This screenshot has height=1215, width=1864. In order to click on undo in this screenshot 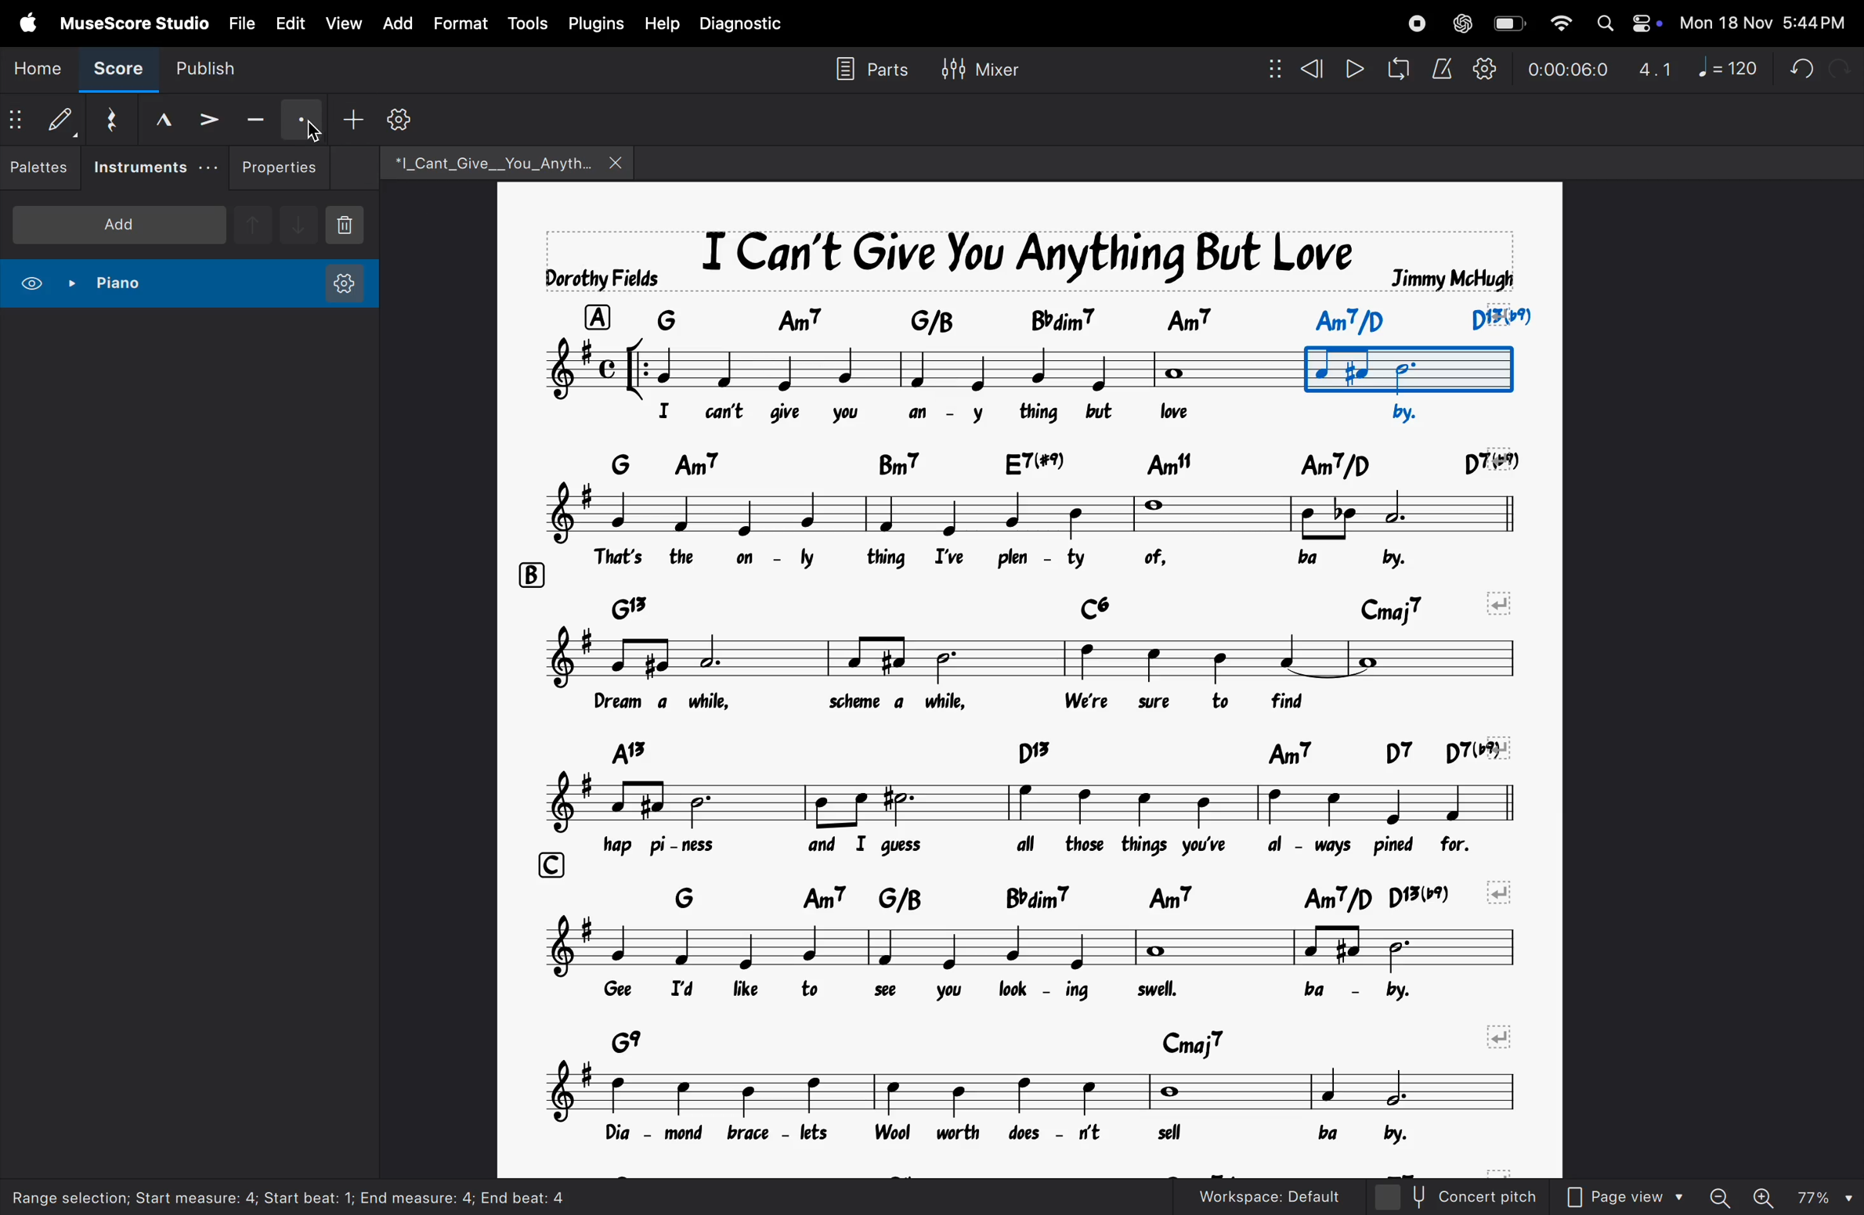, I will do `click(1796, 66)`.